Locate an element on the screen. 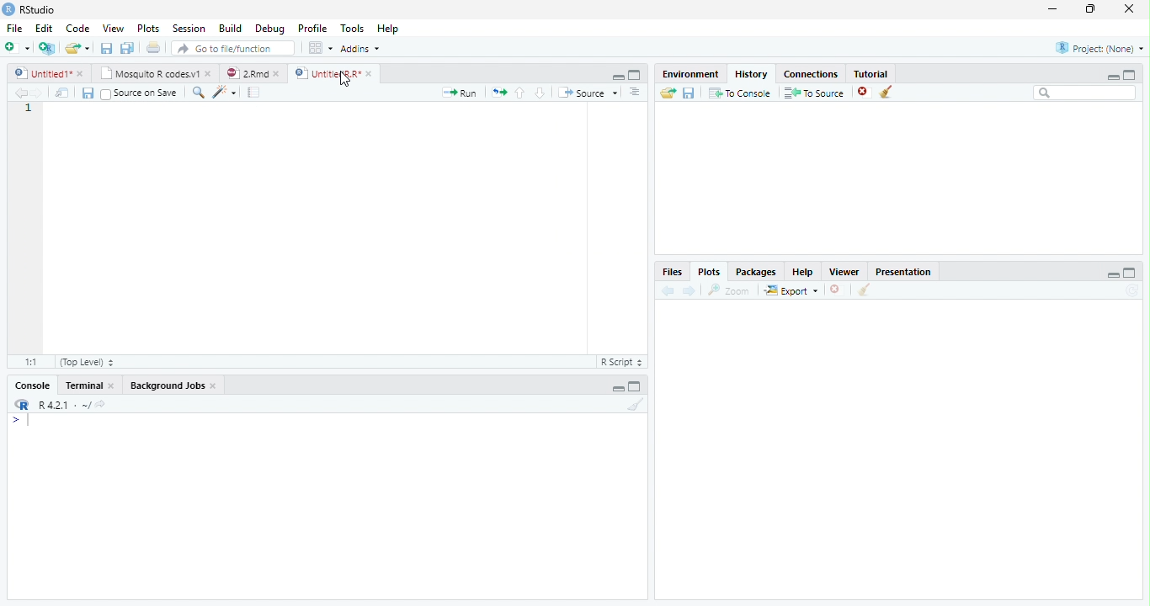 Image resolution: width=1150 pixels, height=606 pixels. Debug is located at coordinates (269, 29).